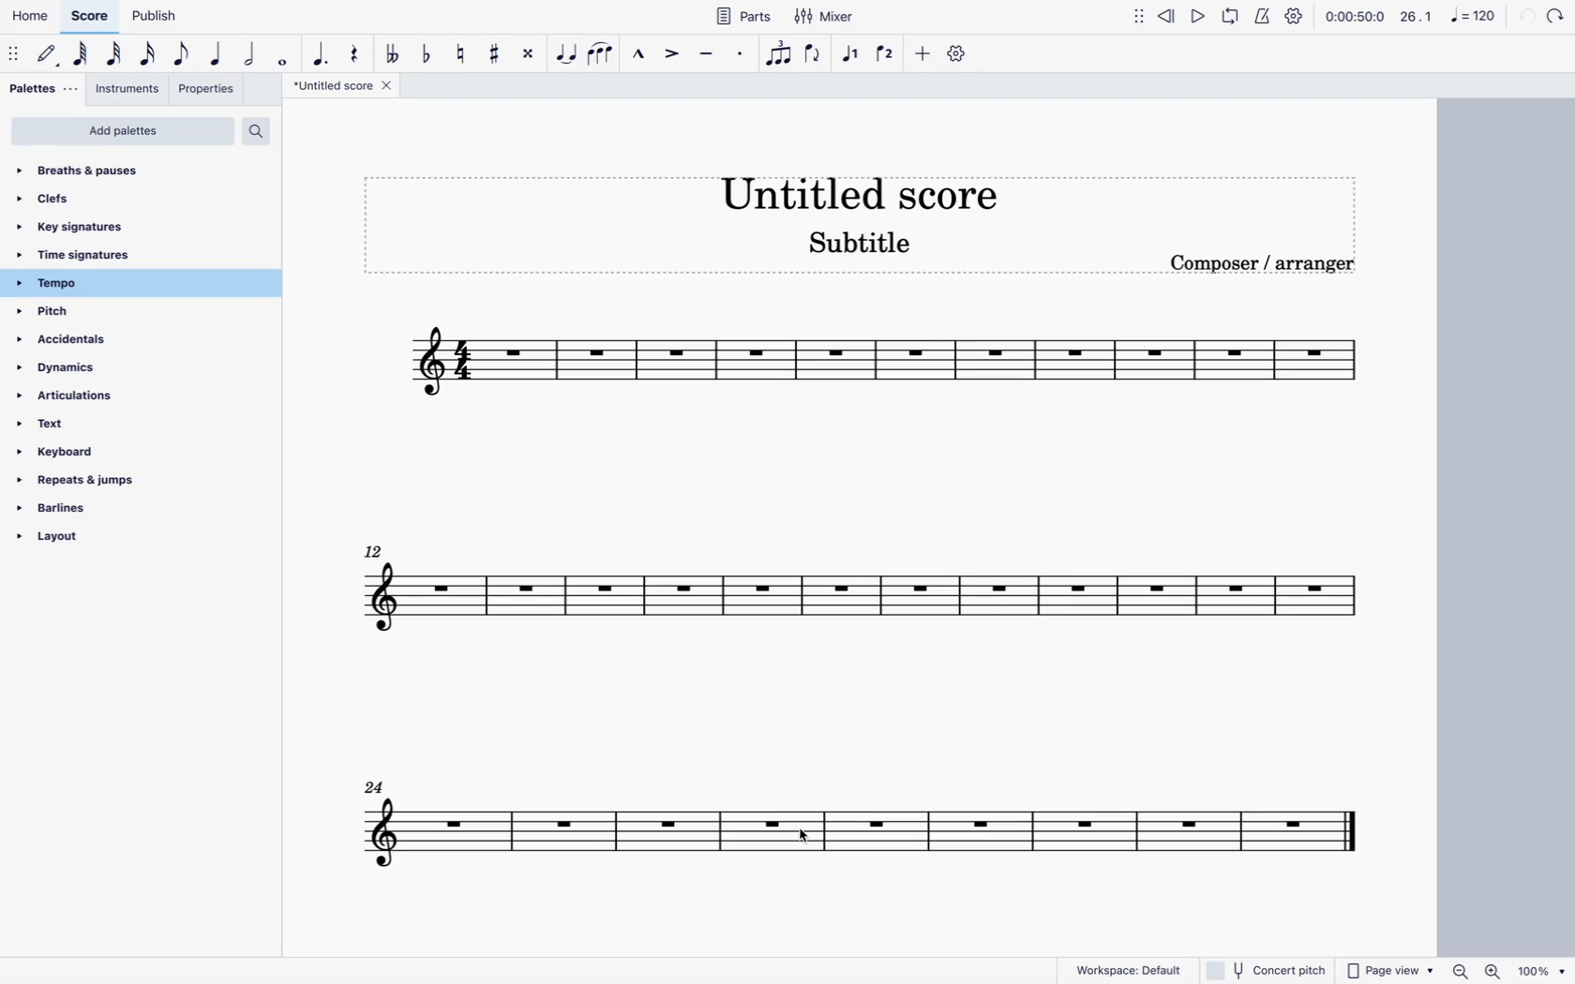 This screenshot has height=984, width=1575. Describe the element at coordinates (709, 51) in the screenshot. I see `tenuto` at that location.